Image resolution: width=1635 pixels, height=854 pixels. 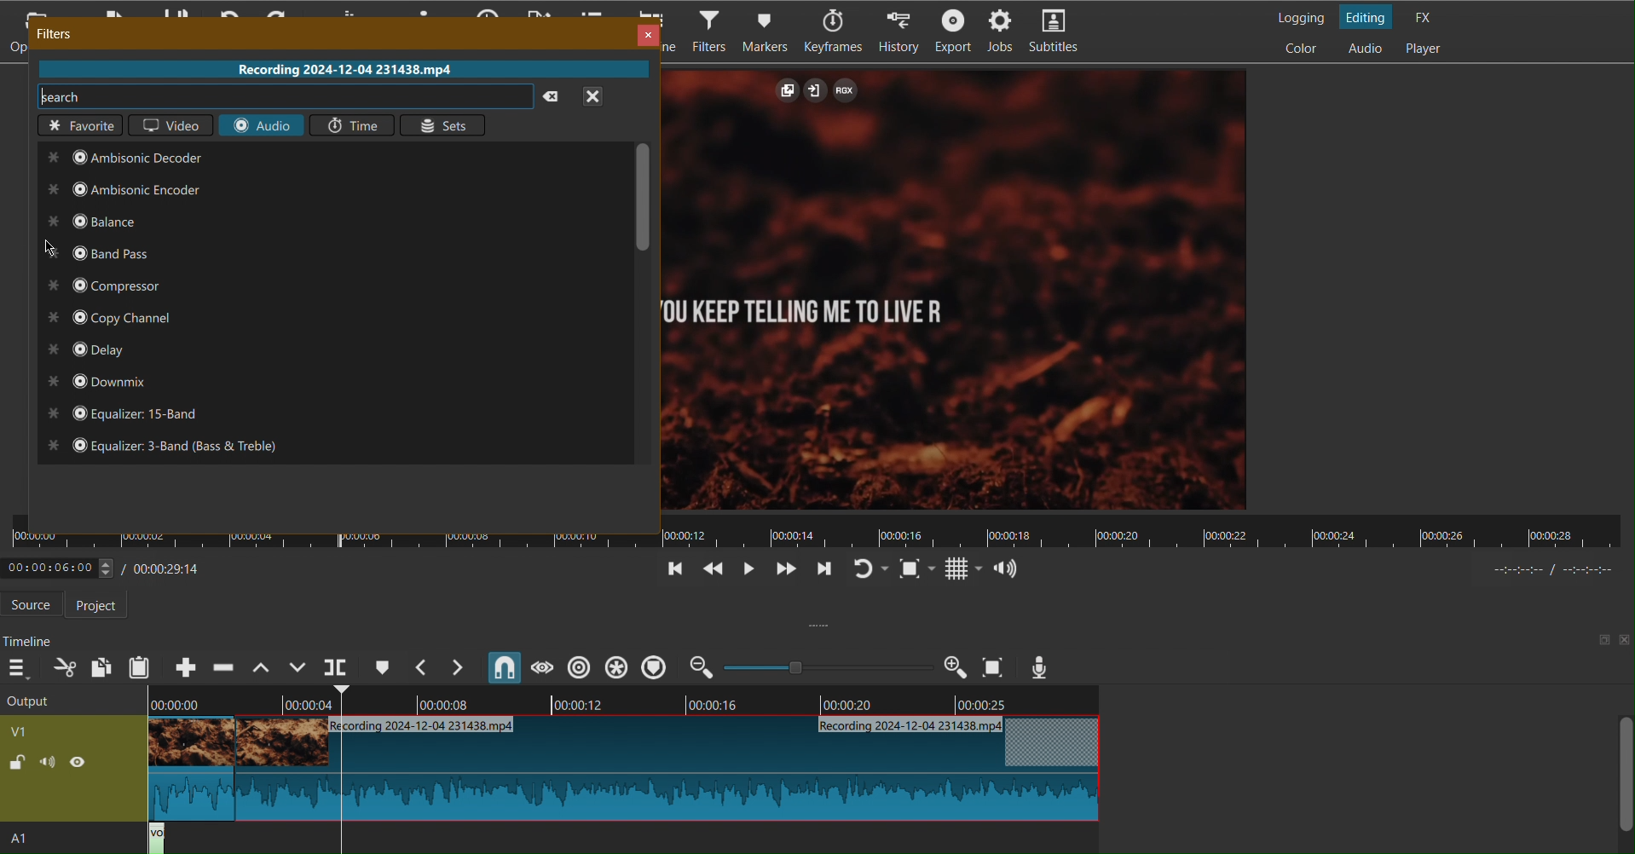 I want to click on maximize, so click(x=1597, y=639).